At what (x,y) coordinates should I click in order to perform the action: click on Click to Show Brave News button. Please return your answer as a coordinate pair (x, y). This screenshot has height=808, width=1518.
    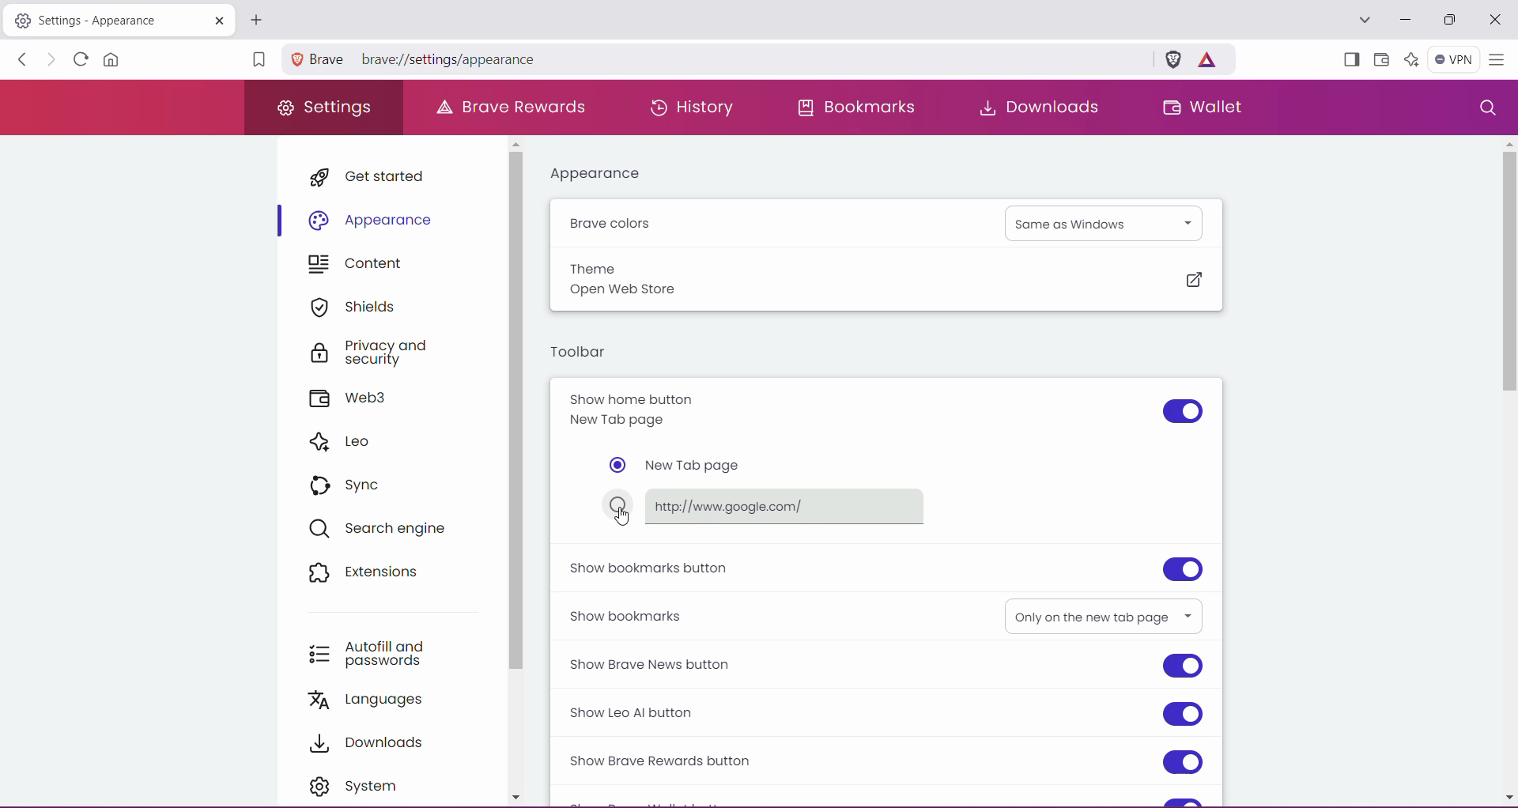
    Looking at the image, I should click on (1184, 667).